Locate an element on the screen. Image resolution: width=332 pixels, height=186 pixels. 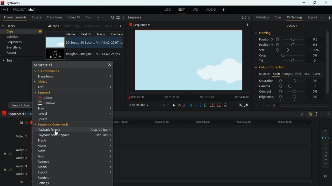
audio 1 is located at coordinates (21, 150).